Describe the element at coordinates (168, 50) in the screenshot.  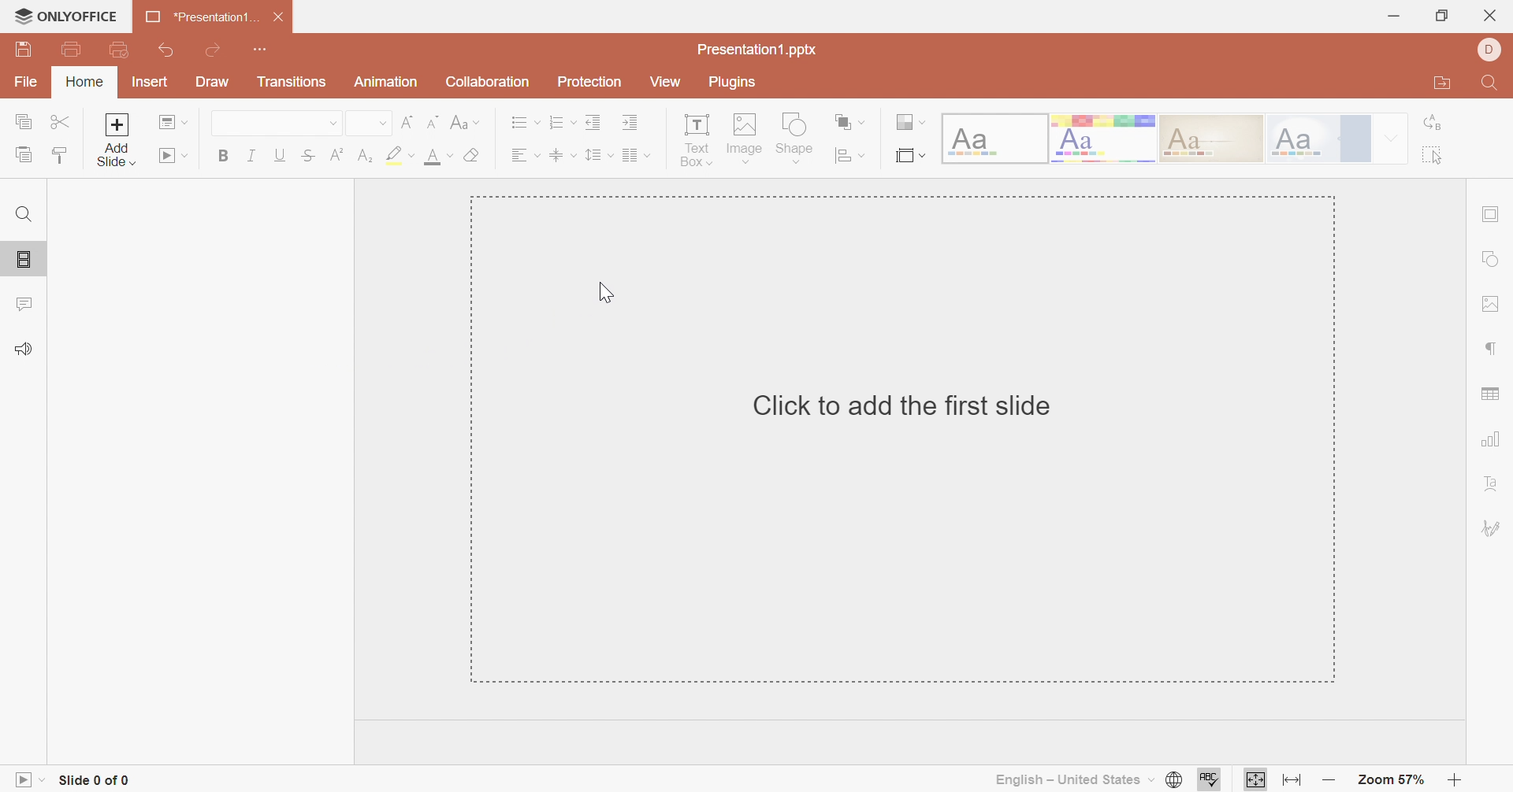
I see `Undo` at that location.